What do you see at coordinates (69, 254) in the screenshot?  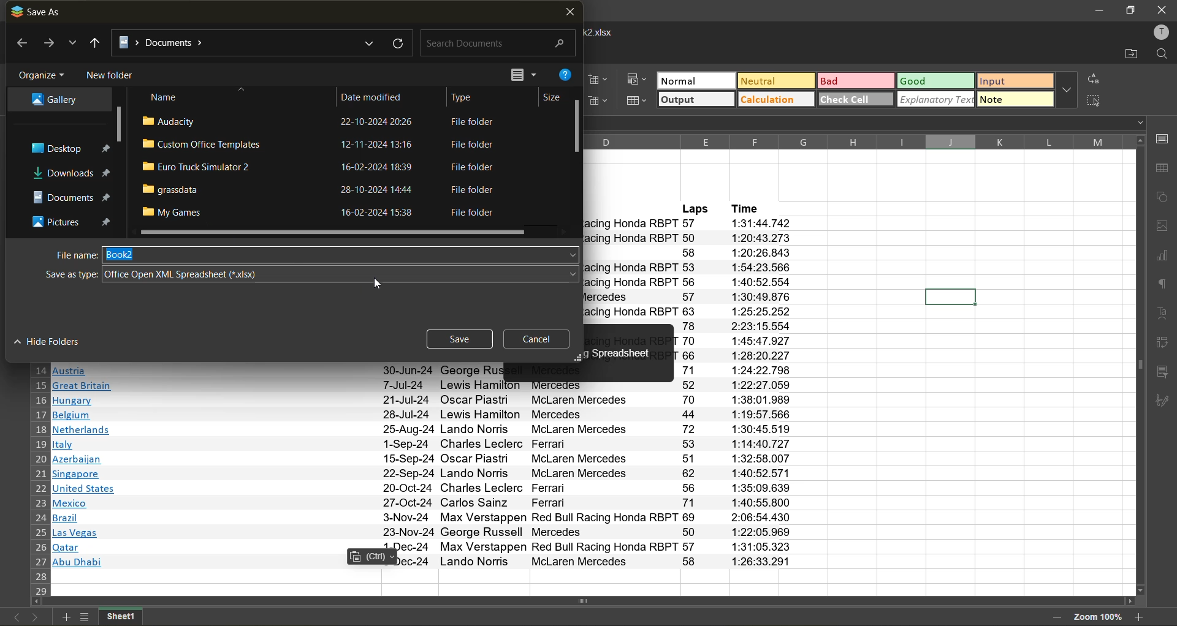 I see `file  name` at bounding box center [69, 254].